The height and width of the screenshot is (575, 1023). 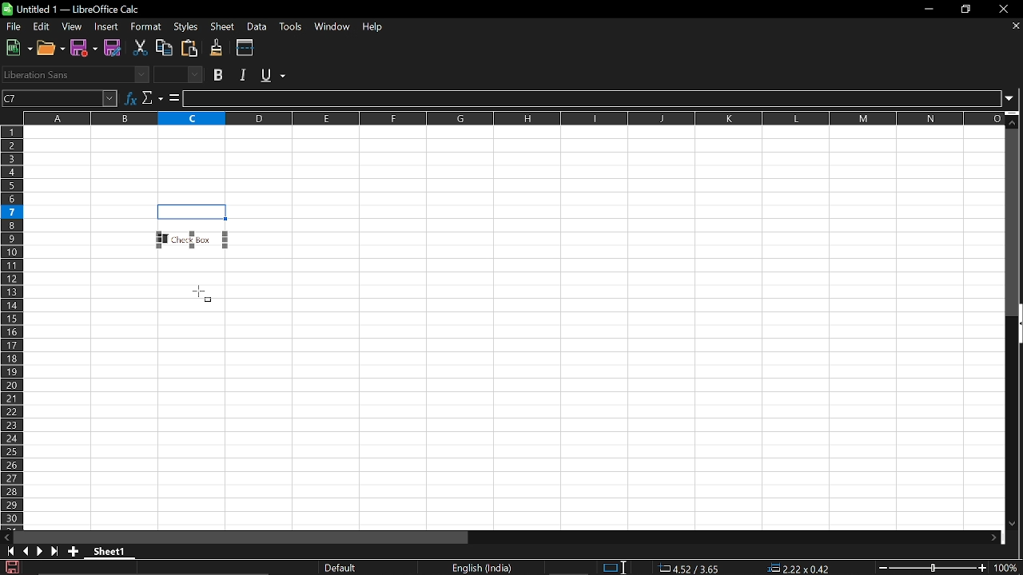 I want to click on Styles, so click(x=188, y=26).